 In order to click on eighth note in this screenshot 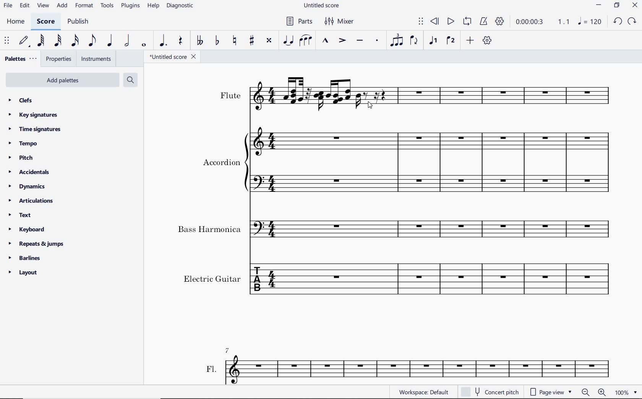, I will do `click(91, 41)`.